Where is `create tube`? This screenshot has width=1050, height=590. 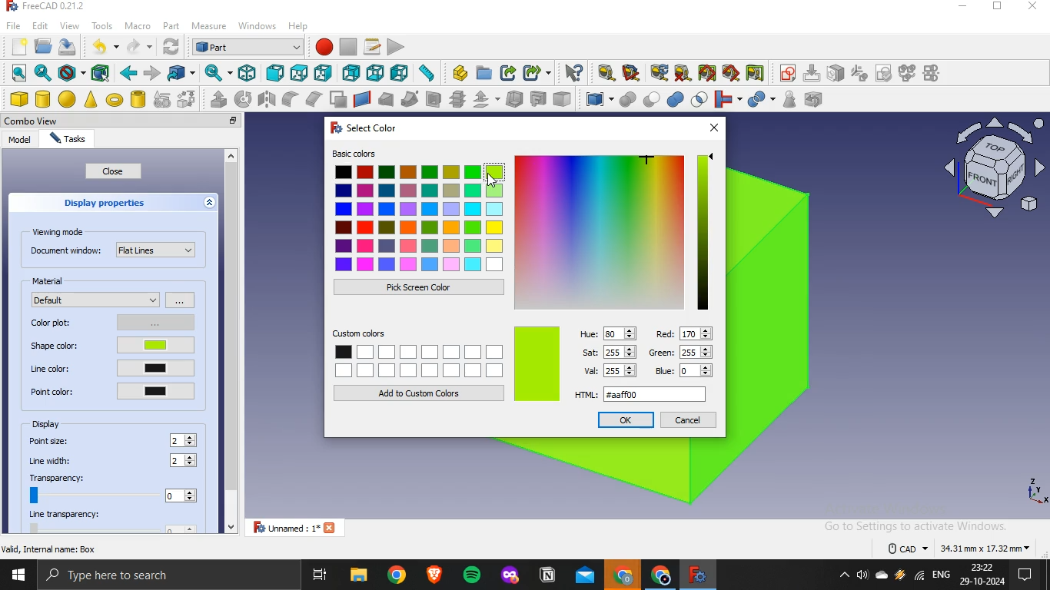
create tube is located at coordinates (138, 99).